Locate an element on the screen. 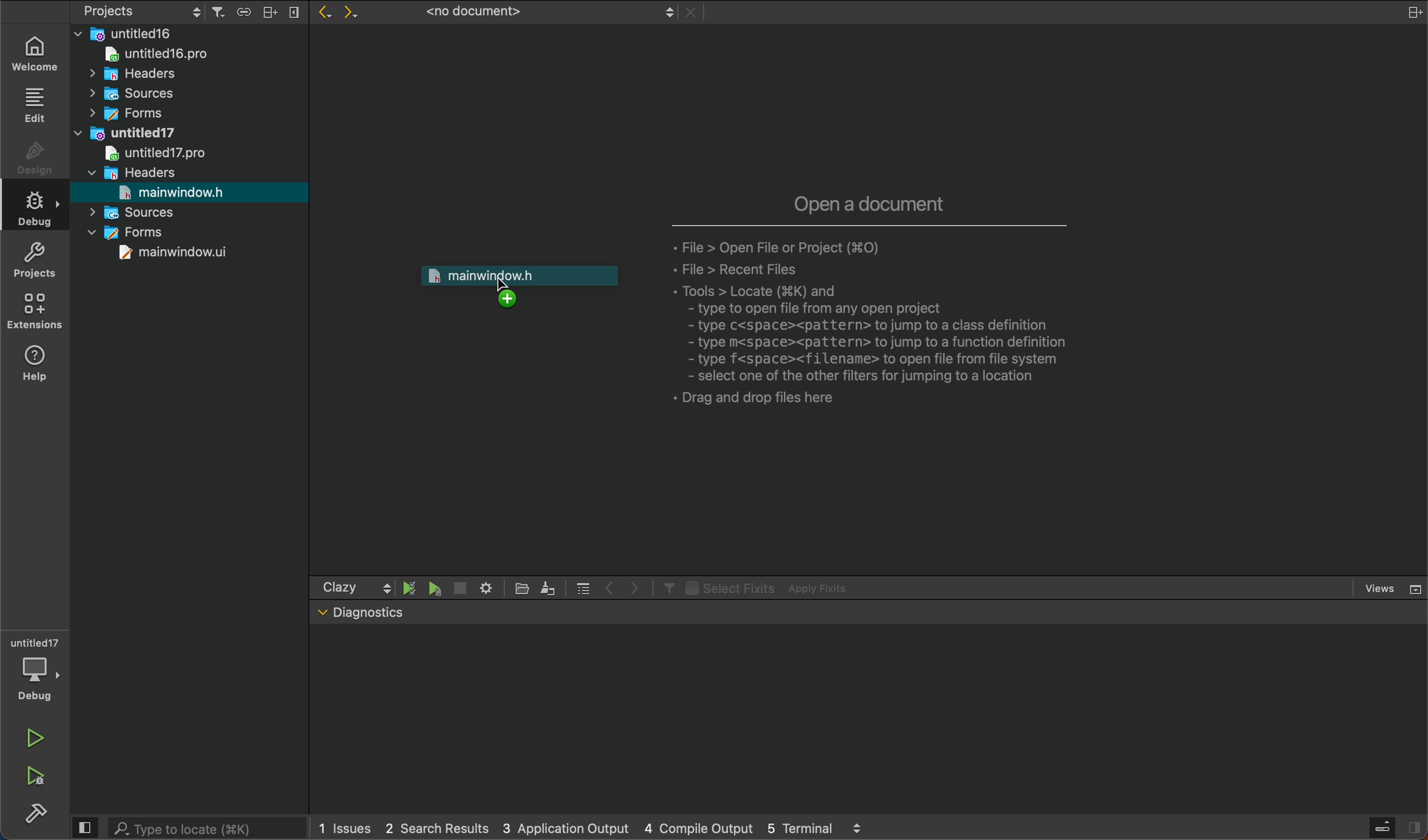 This screenshot has height=840, width=1428. + File > Open File or Project (880)

« File > Recent Files

» Tools > Locate (38K) and
- type to open file from any open project
- type c<space><pattern> to jump to a class definition
- type m<space><pattern> to jump to a function definition
- type f<space><filename> to open file from file system
- select one of the other filters for jumping to a location

+ Drag and drop files here is located at coordinates (887, 329).